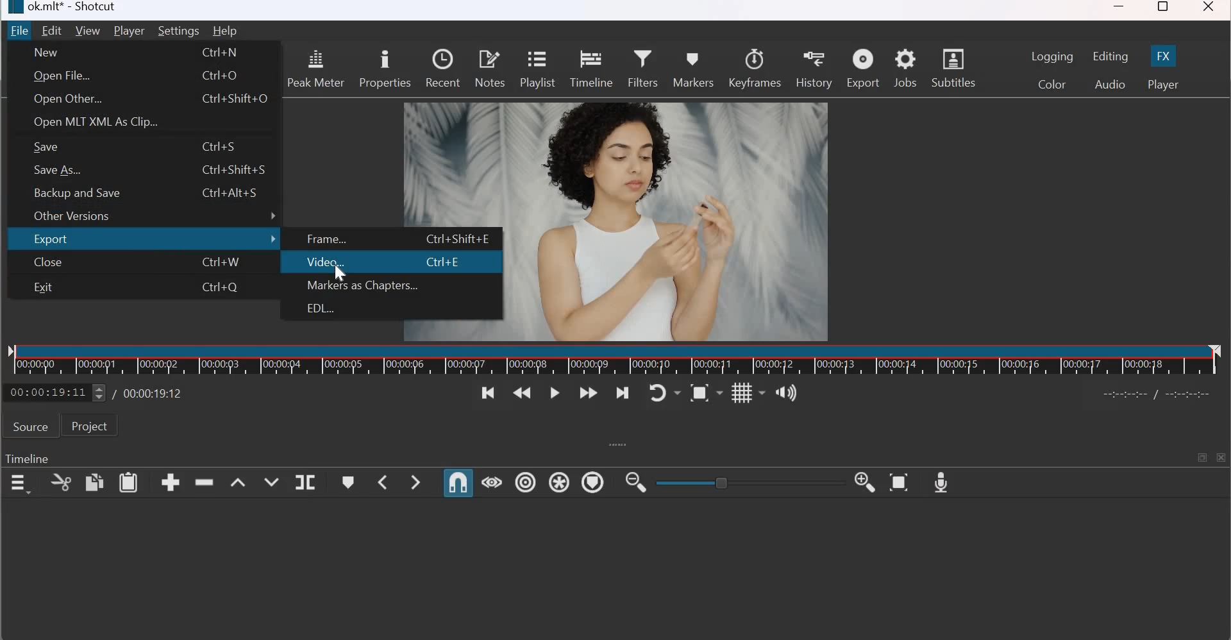 Image resolution: width=1231 pixels, height=640 pixels. I want to click on Close, so click(46, 262).